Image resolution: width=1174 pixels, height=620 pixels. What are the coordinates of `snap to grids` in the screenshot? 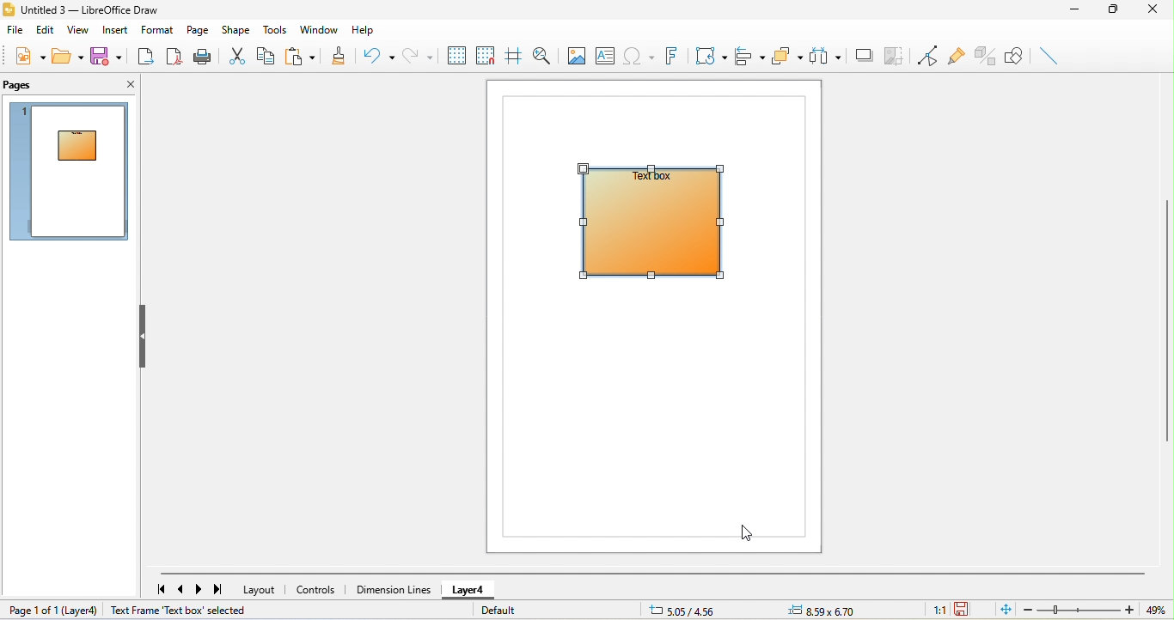 It's located at (488, 55).